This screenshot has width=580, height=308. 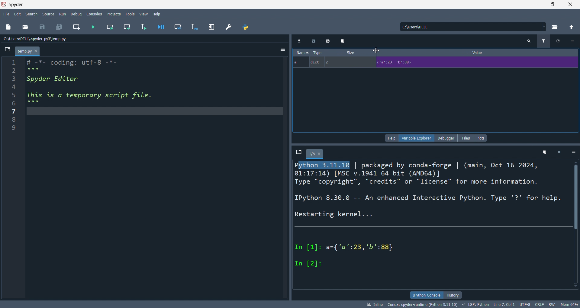 I want to click on variable explorer, so click(x=416, y=138).